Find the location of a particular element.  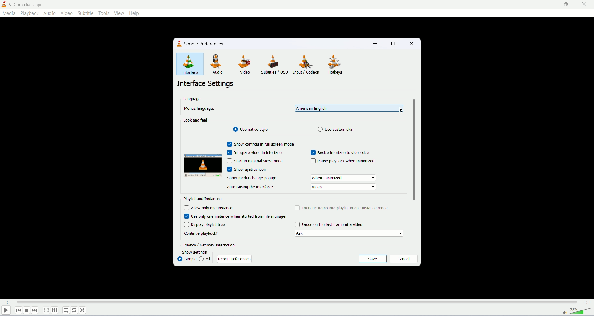

simple preferences is located at coordinates (209, 44).